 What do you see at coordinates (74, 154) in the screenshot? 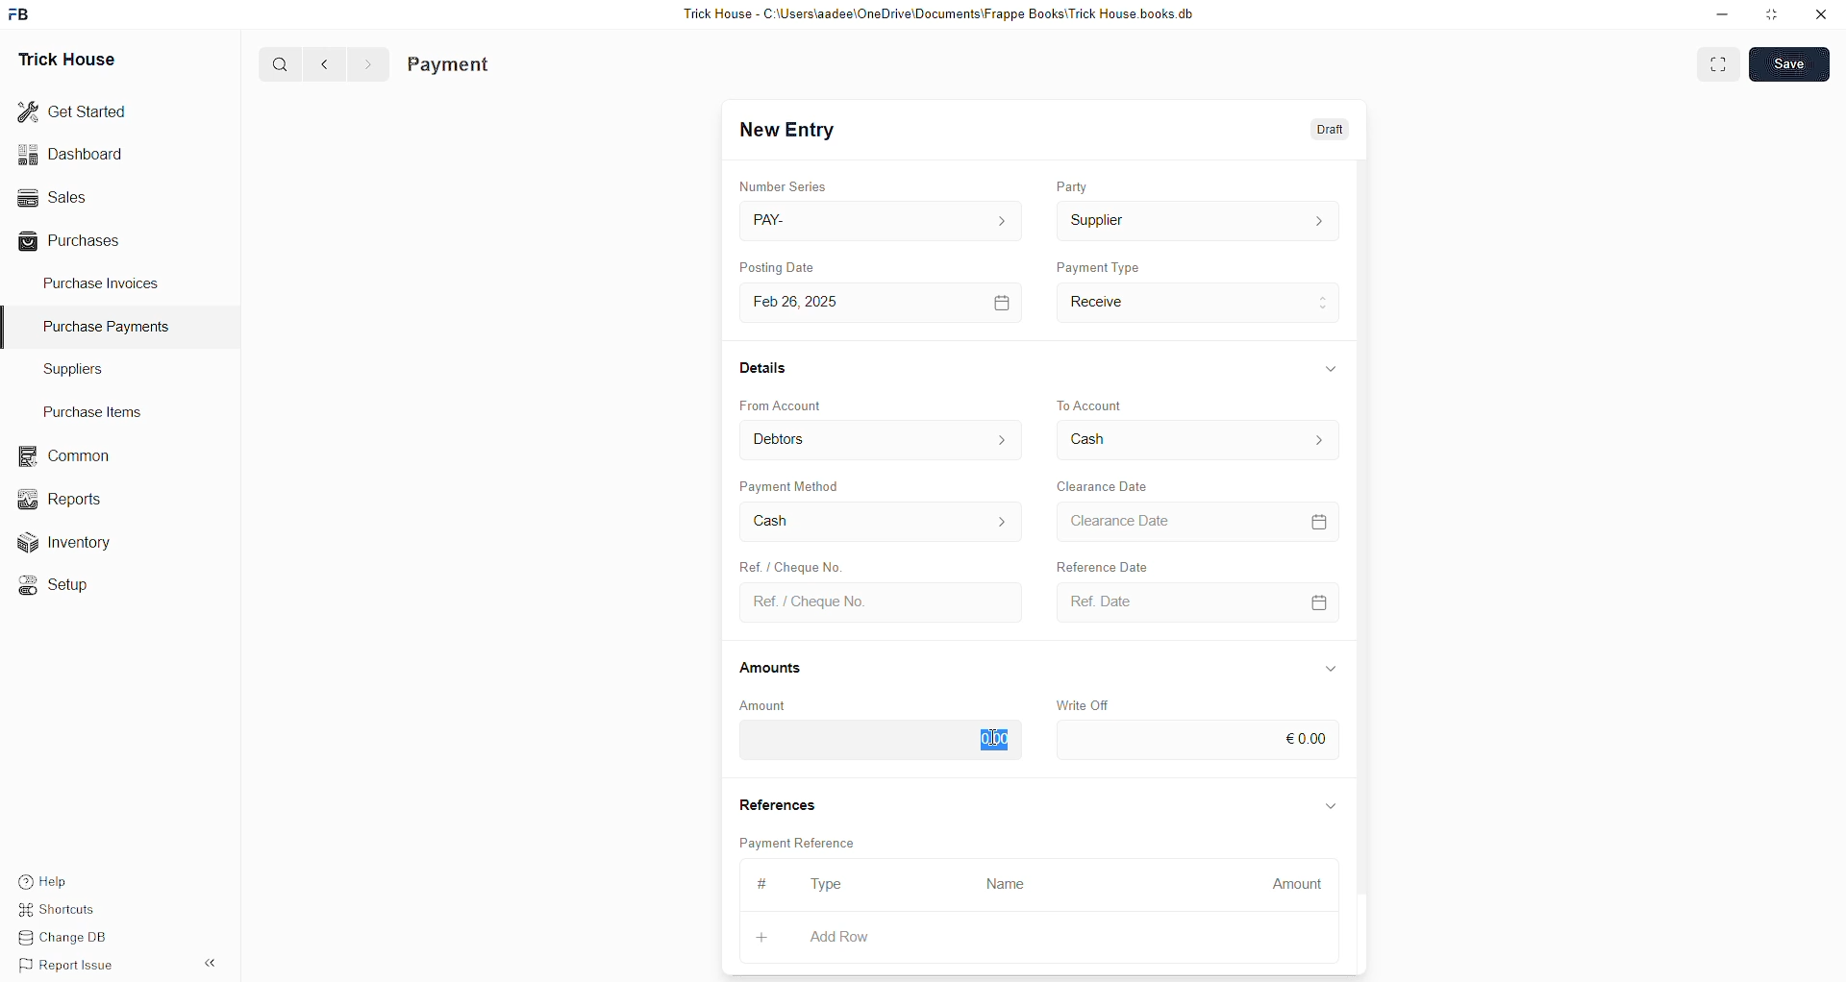
I see `Dashboard` at bounding box center [74, 154].